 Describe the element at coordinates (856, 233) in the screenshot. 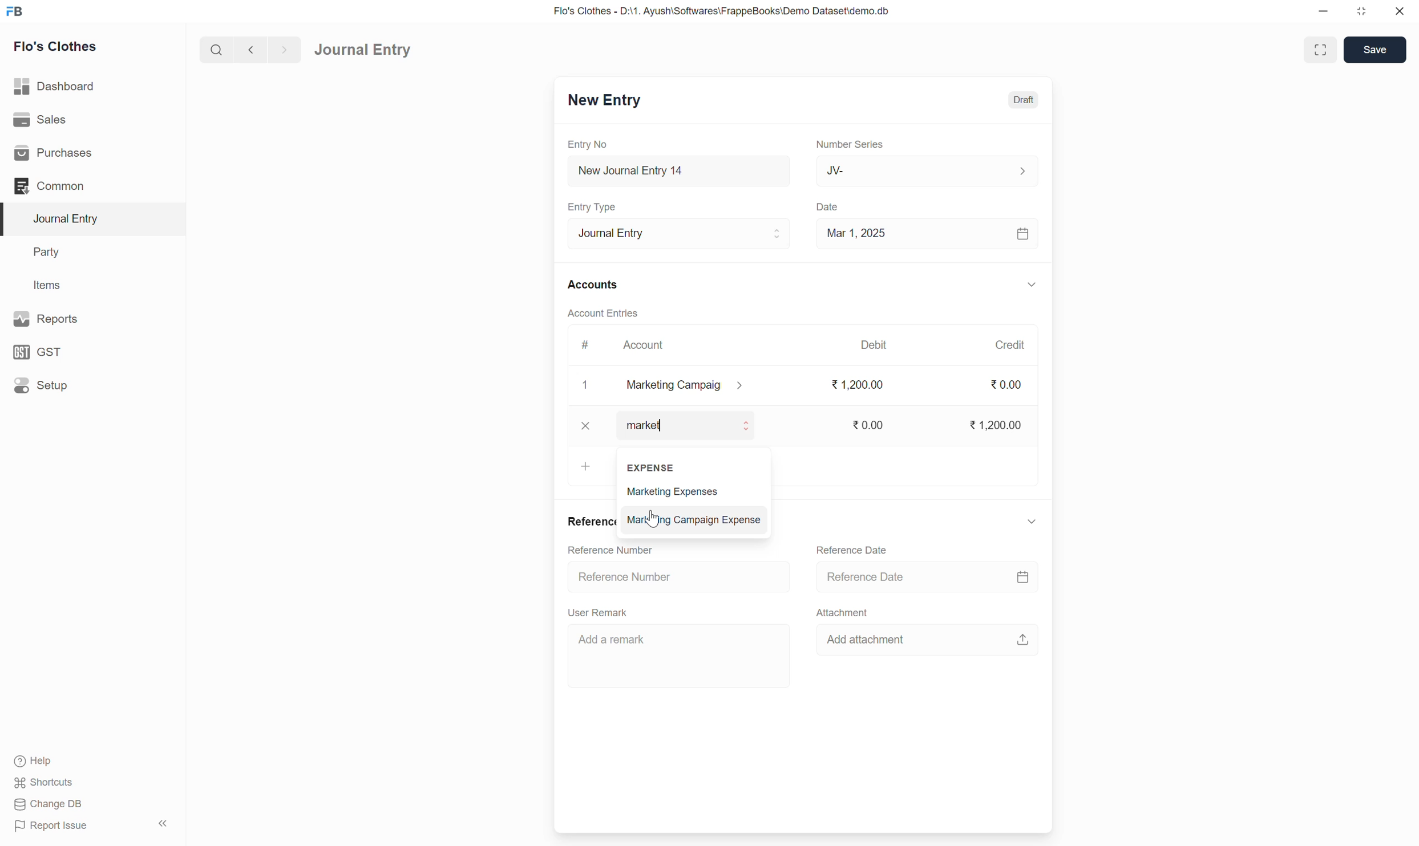

I see `Mar 1, 2025` at that location.